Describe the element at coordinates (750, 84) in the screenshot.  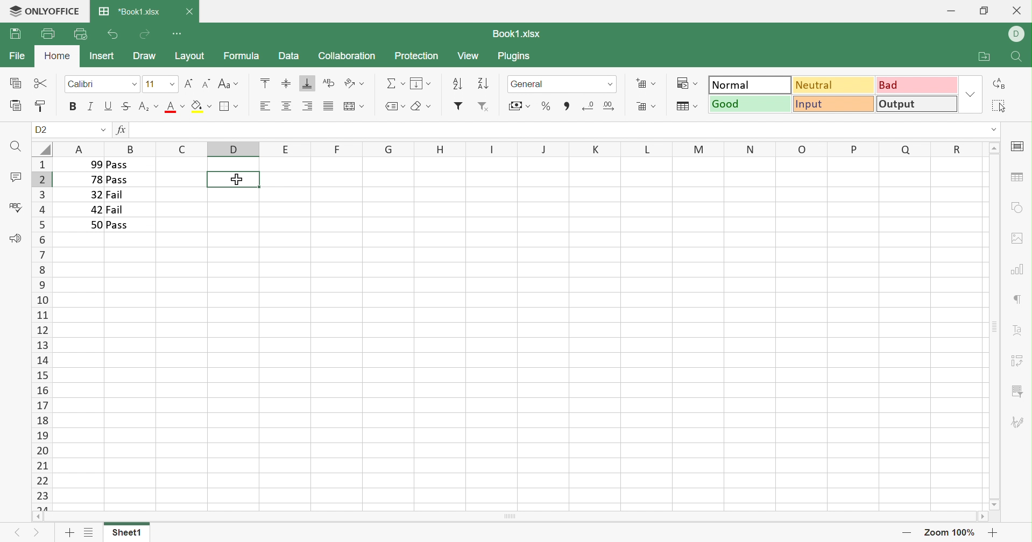
I see `Normal` at that location.